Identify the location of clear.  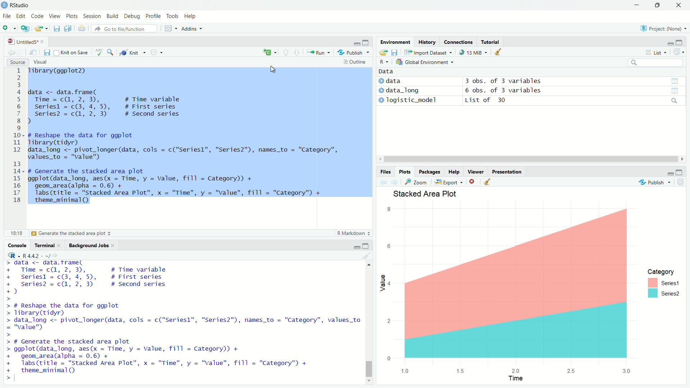
(488, 182).